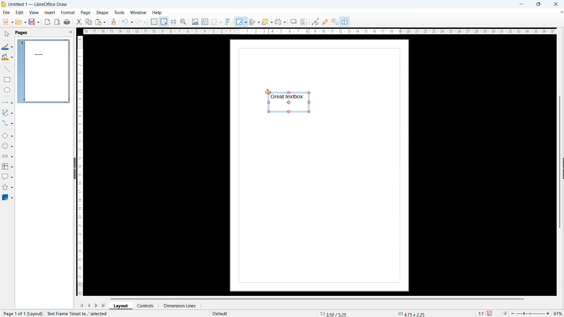  What do you see at coordinates (89, 306) in the screenshot?
I see `previous page` at bounding box center [89, 306].